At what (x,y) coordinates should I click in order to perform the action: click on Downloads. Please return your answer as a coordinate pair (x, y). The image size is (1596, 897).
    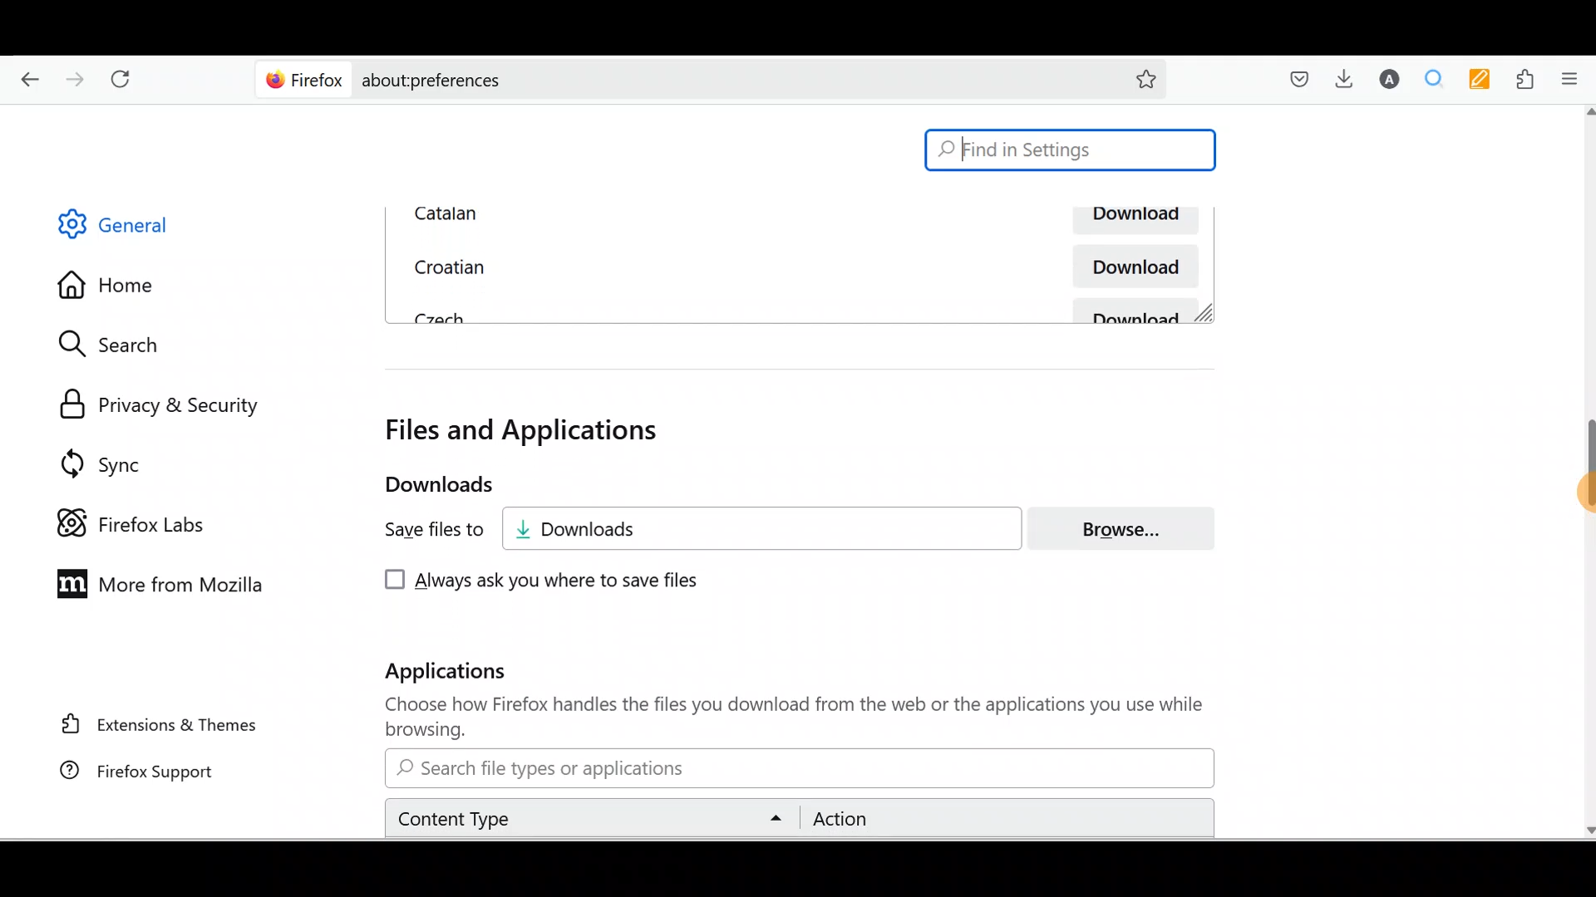
    Looking at the image, I should click on (774, 528).